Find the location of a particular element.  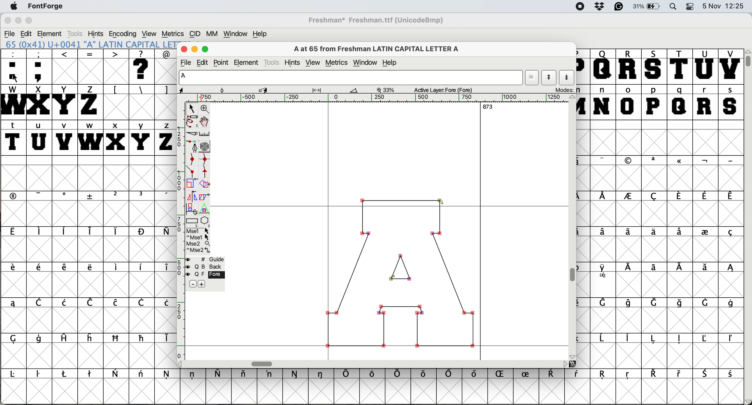

p is located at coordinates (653, 102).